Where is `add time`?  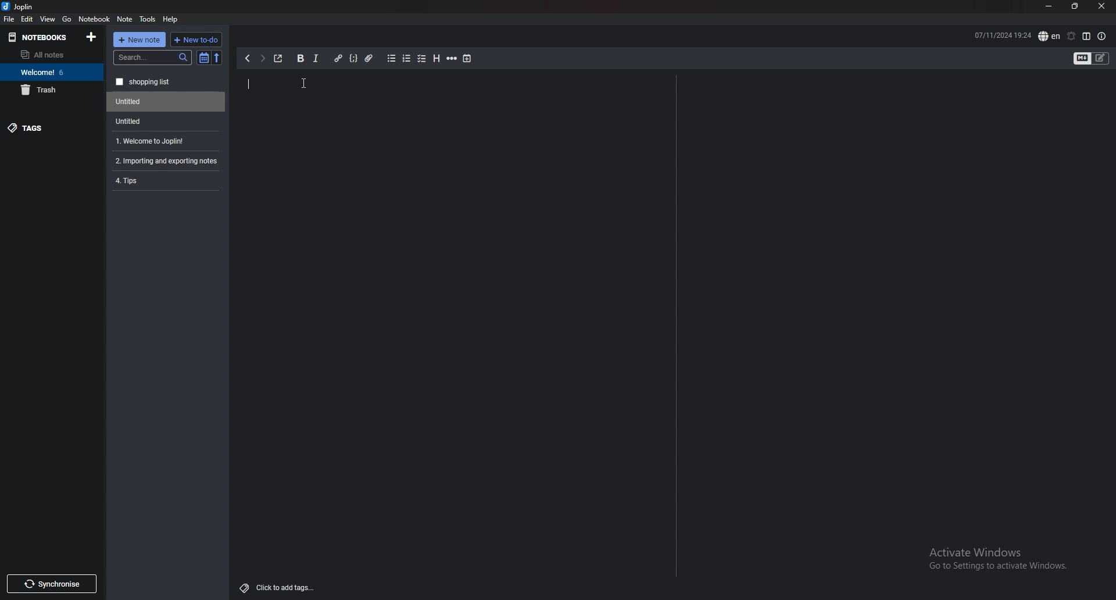 add time is located at coordinates (468, 58).